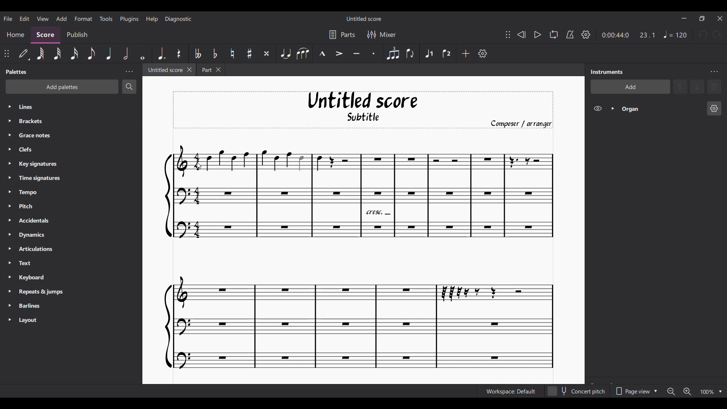  I want to click on Page view options, so click(635, 391).